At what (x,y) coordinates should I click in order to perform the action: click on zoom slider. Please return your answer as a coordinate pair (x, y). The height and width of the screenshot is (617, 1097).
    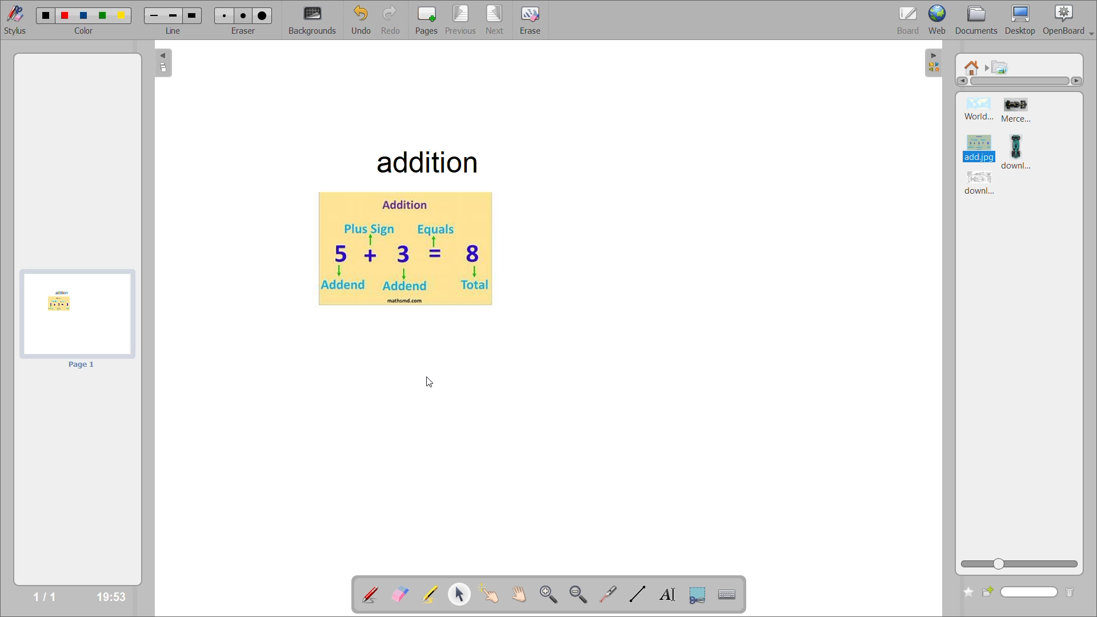
    Looking at the image, I should click on (1020, 564).